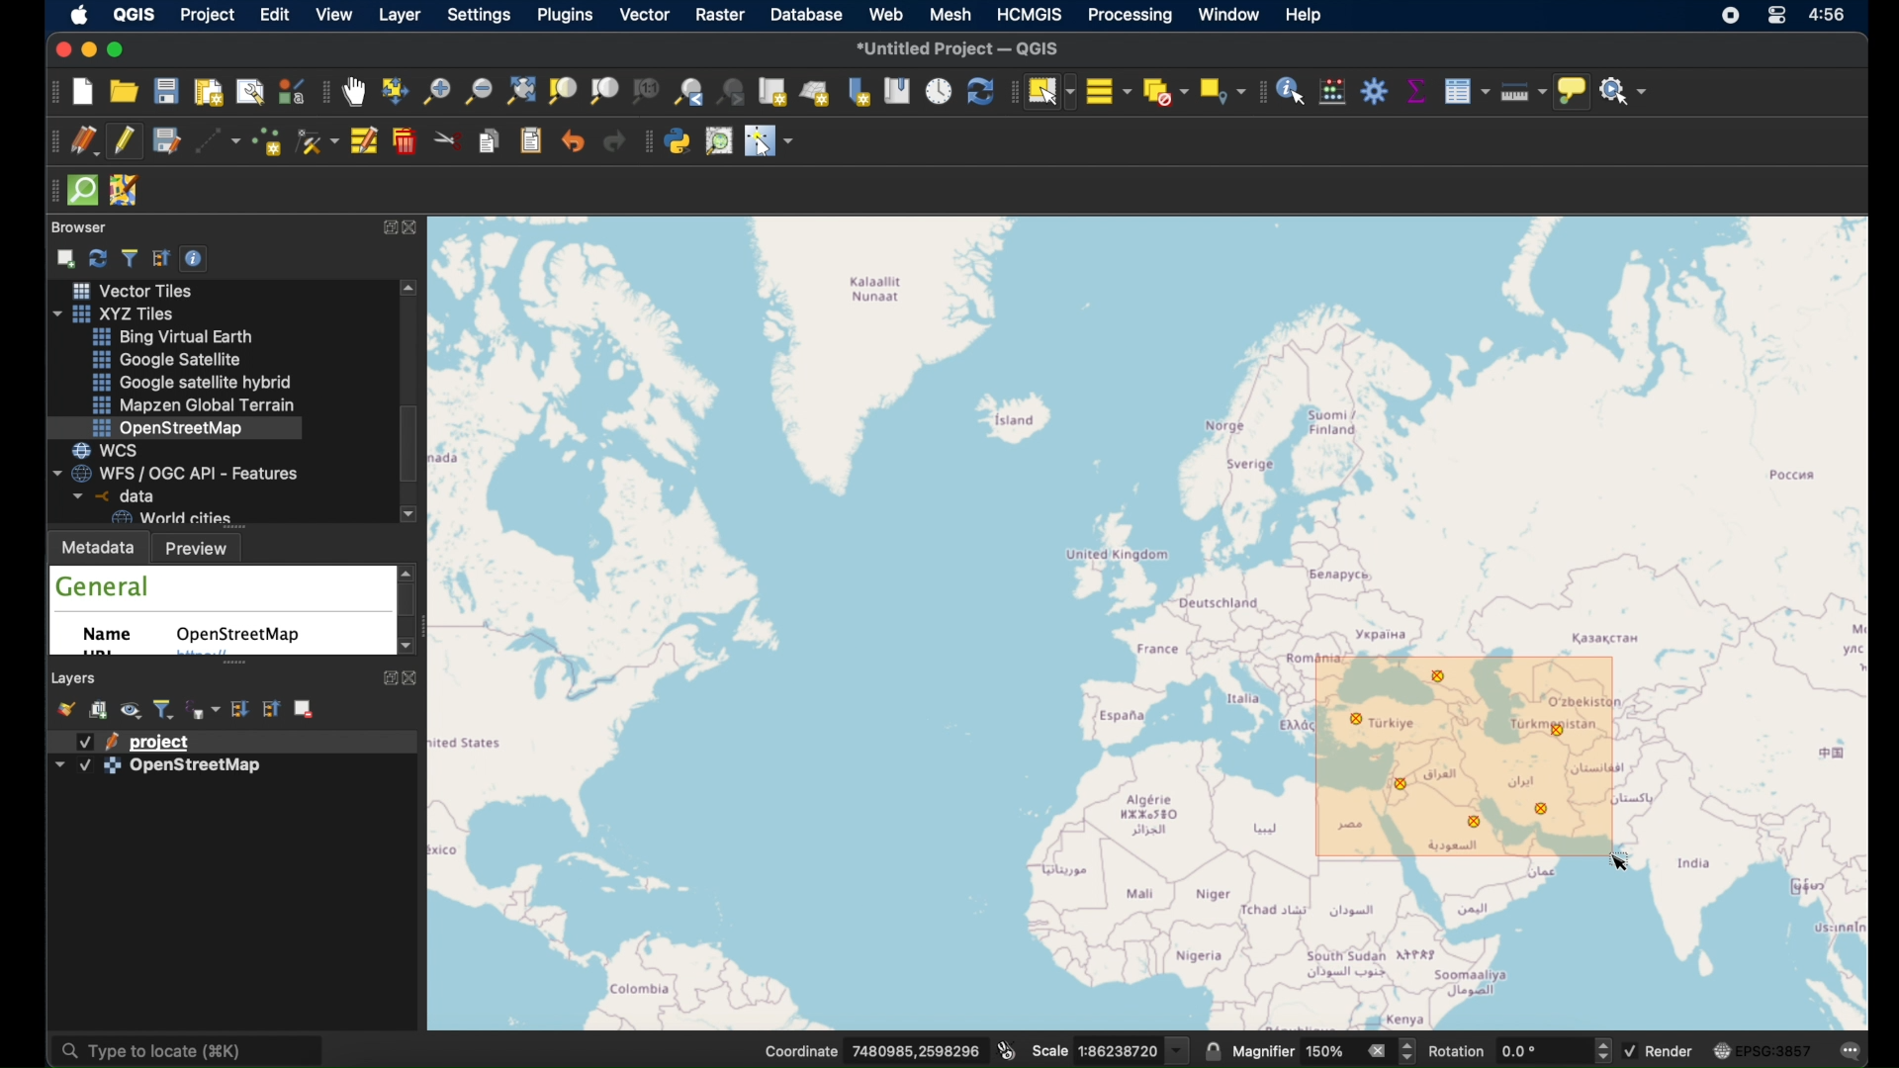 Image resolution: width=1899 pixels, height=1068 pixels. Describe the element at coordinates (565, 17) in the screenshot. I see `plugins` at that location.